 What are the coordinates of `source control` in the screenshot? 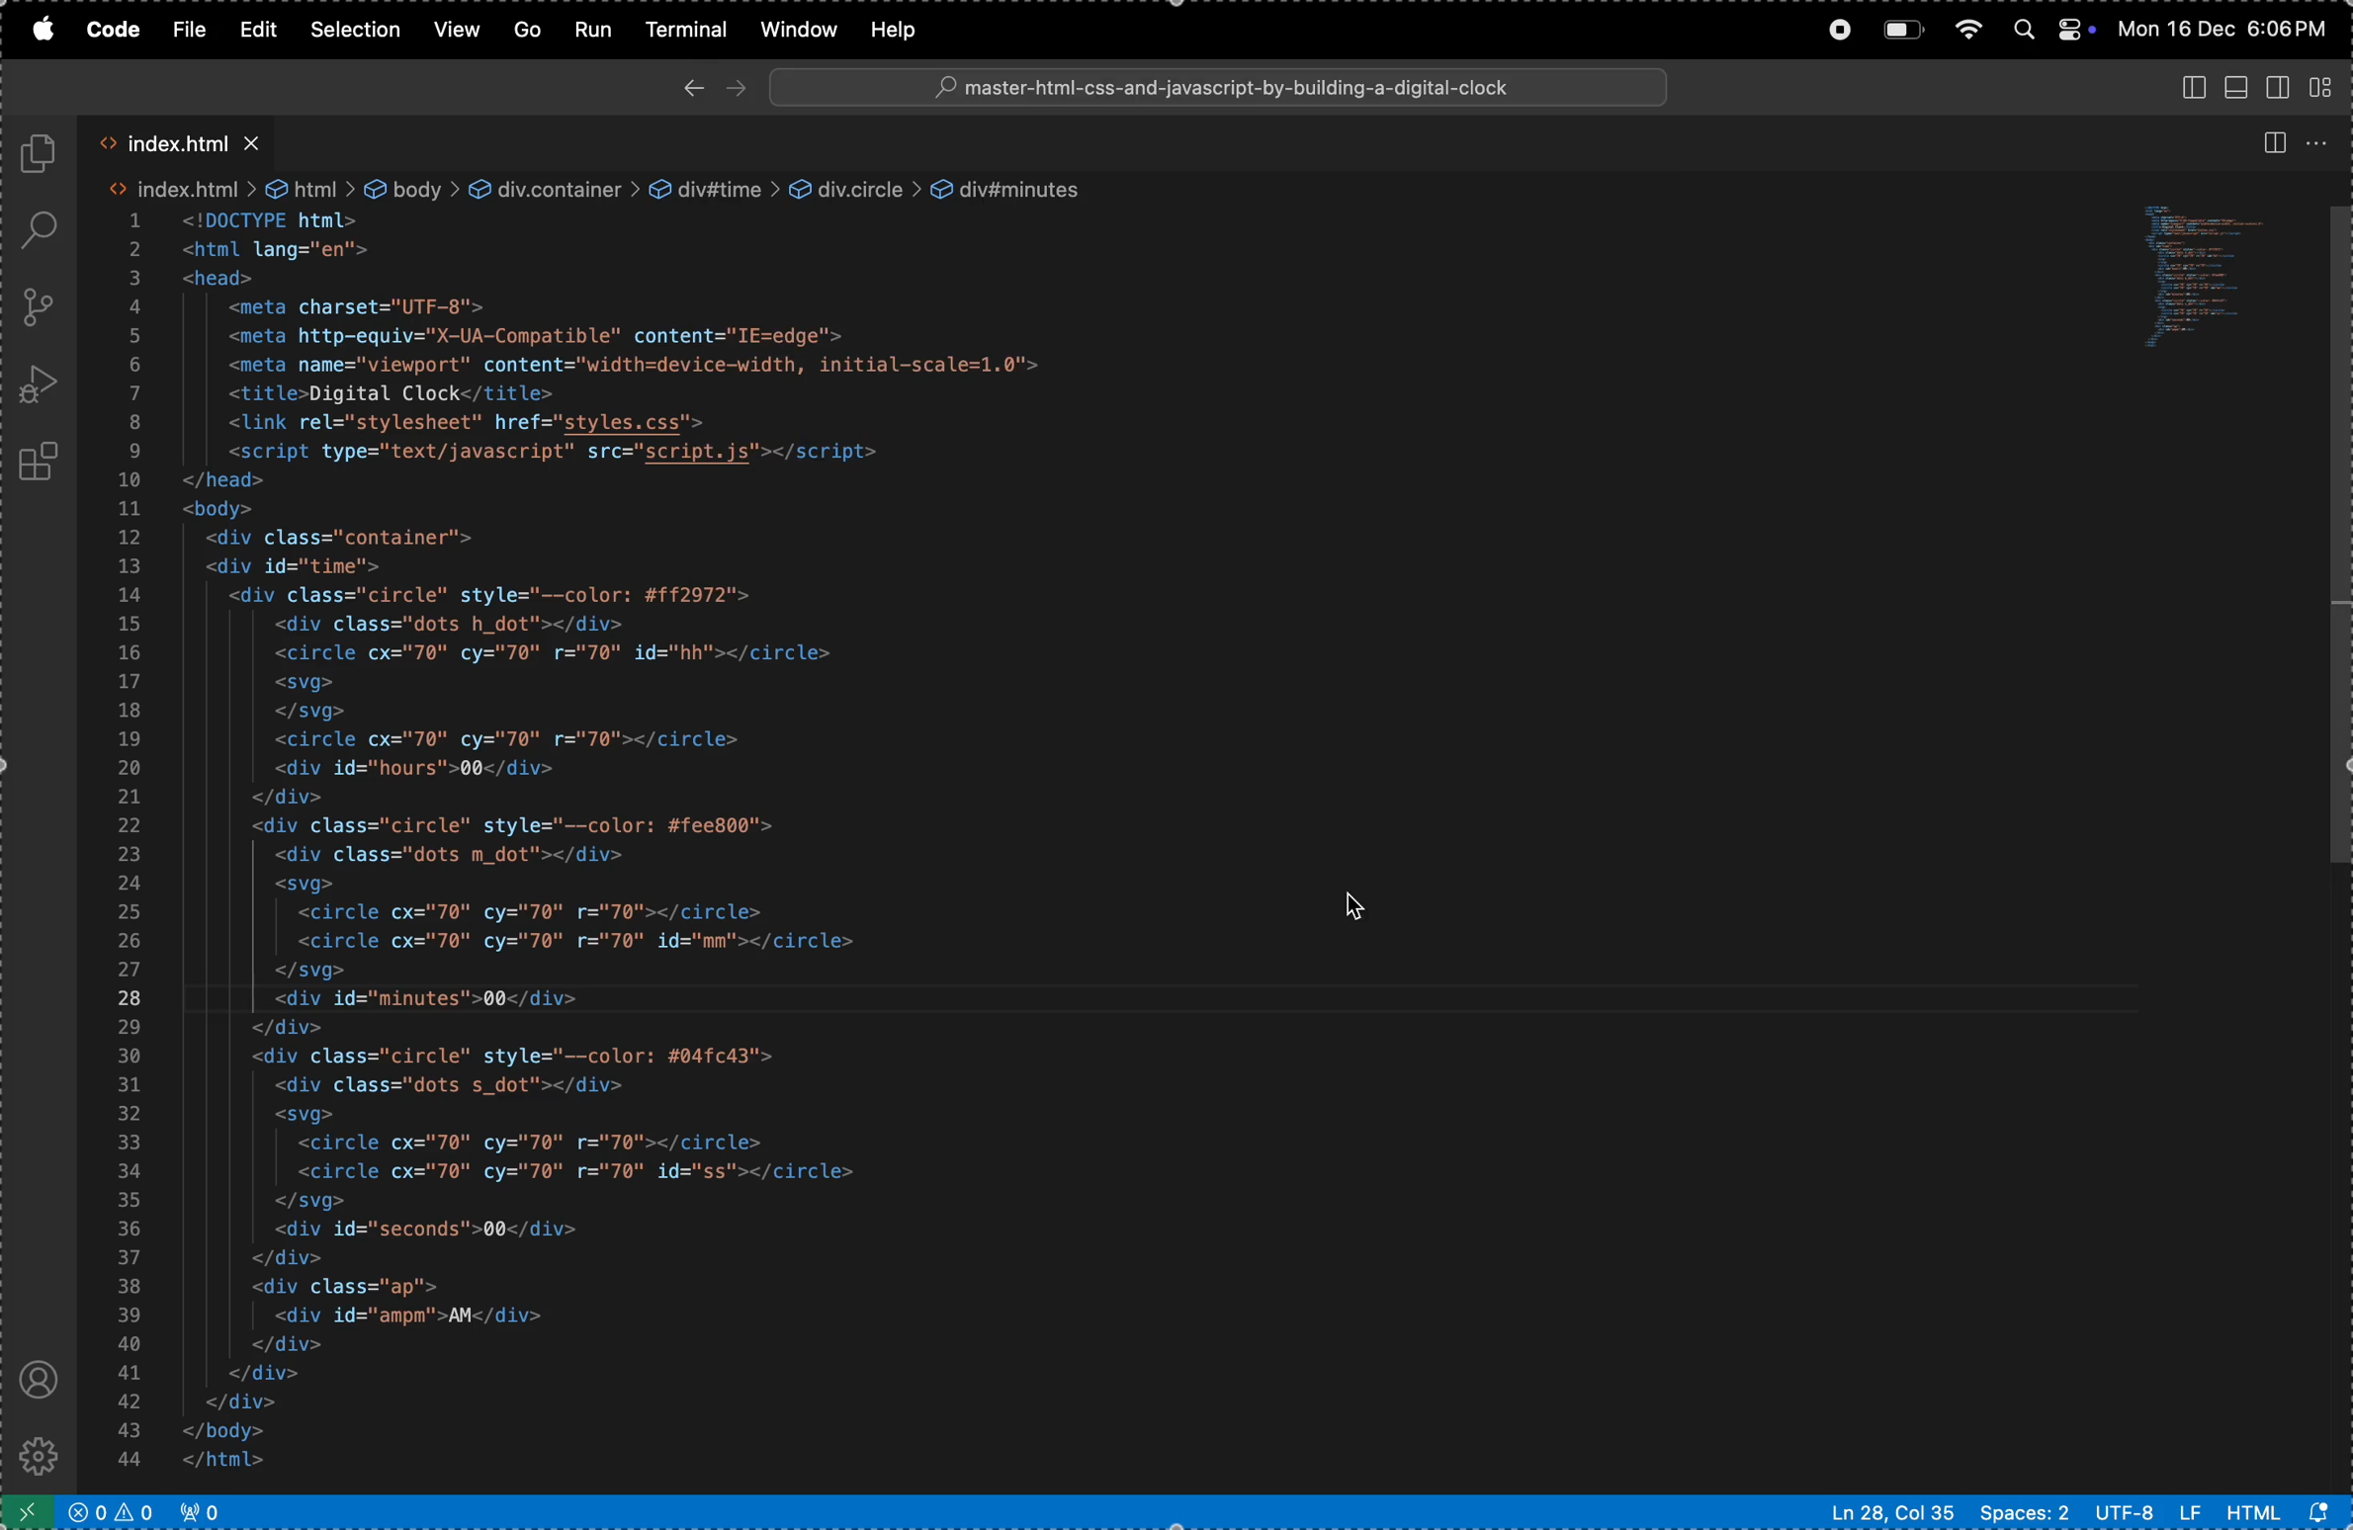 It's located at (44, 306).